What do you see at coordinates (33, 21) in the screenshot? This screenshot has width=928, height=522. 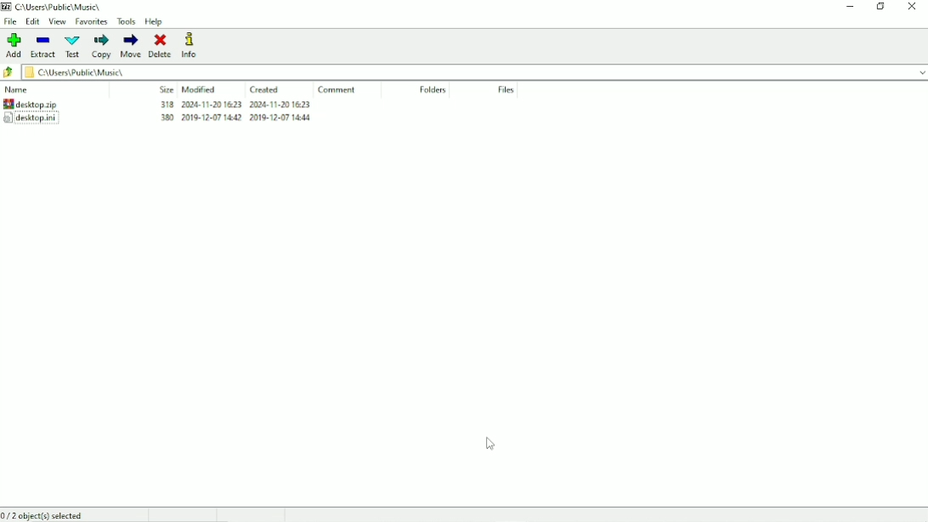 I see `Edit` at bounding box center [33, 21].